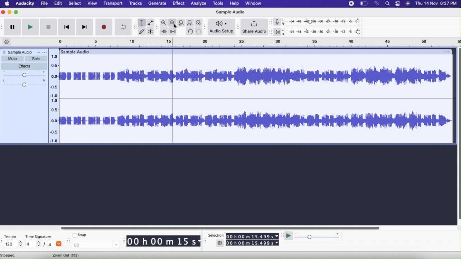 This screenshot has width=461, height=259. Describe the element at coordinates (173, 22) in the screenshot. I see `Zoom Out` at that location.